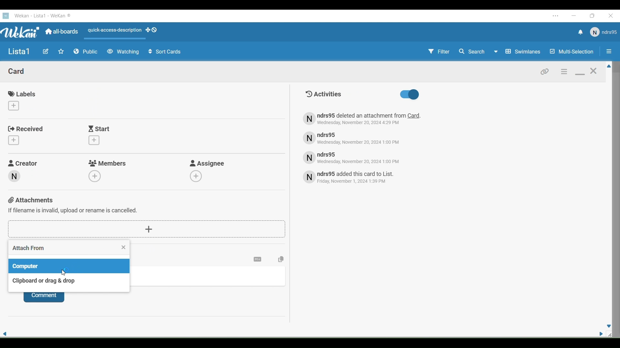 This screenshot has width=620, height=348. Describe the element at coordinates (123, 52) in the screenshot. I see `Watching` at that location.